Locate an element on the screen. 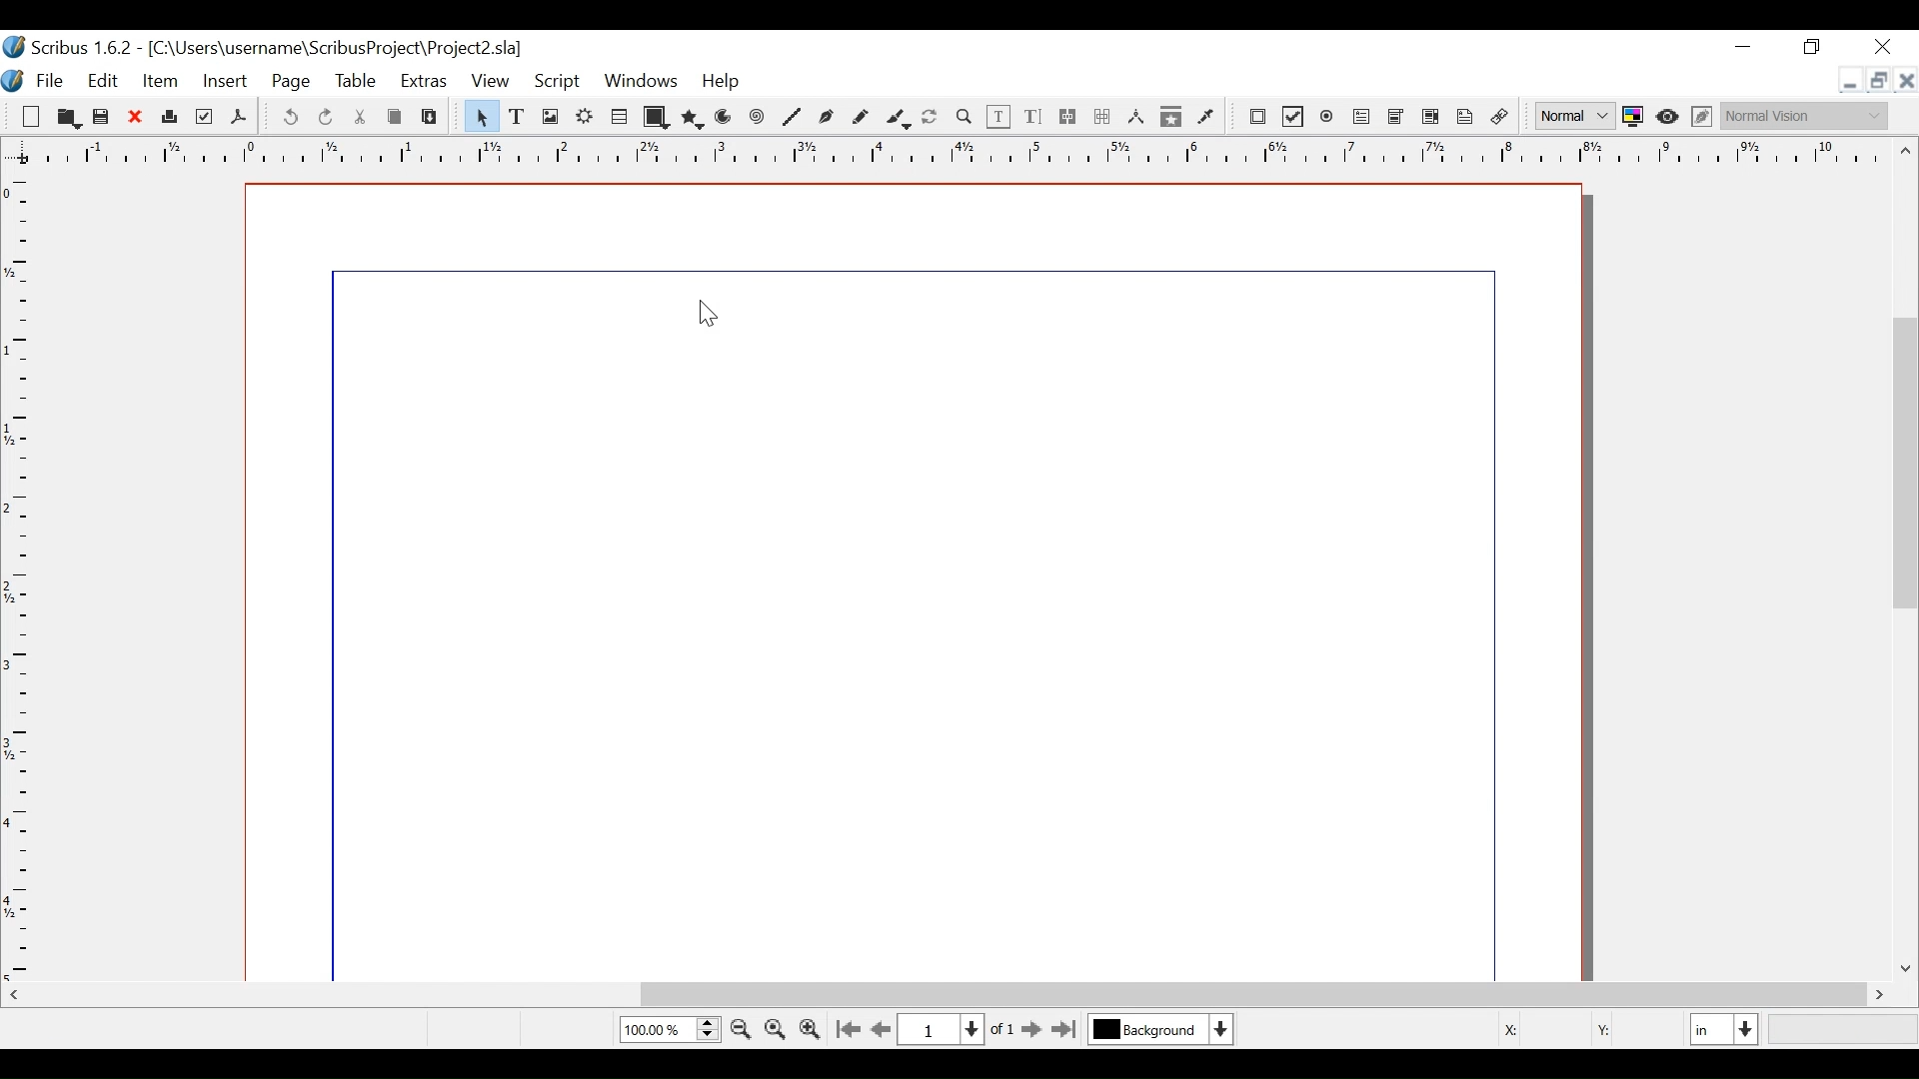 Image resolution: width=1919 pixels, height=1079 pixels. Zoom Factor is located at coordinates (668, 1028).